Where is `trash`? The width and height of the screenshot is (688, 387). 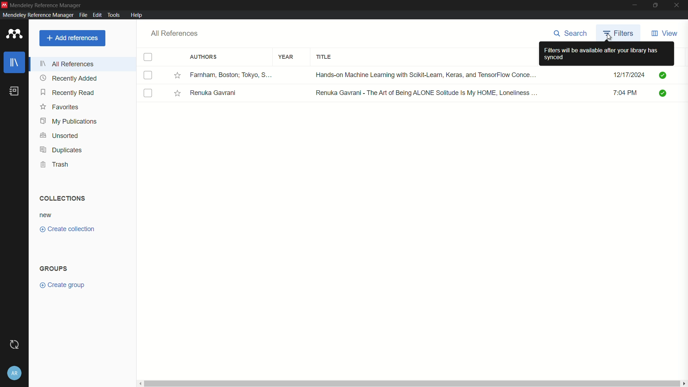
trash is located at coordinates (54, 164).